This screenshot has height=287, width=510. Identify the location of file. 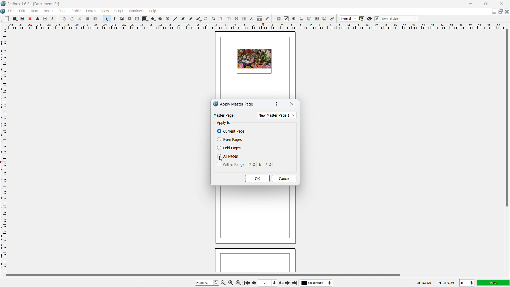
(11, 11).